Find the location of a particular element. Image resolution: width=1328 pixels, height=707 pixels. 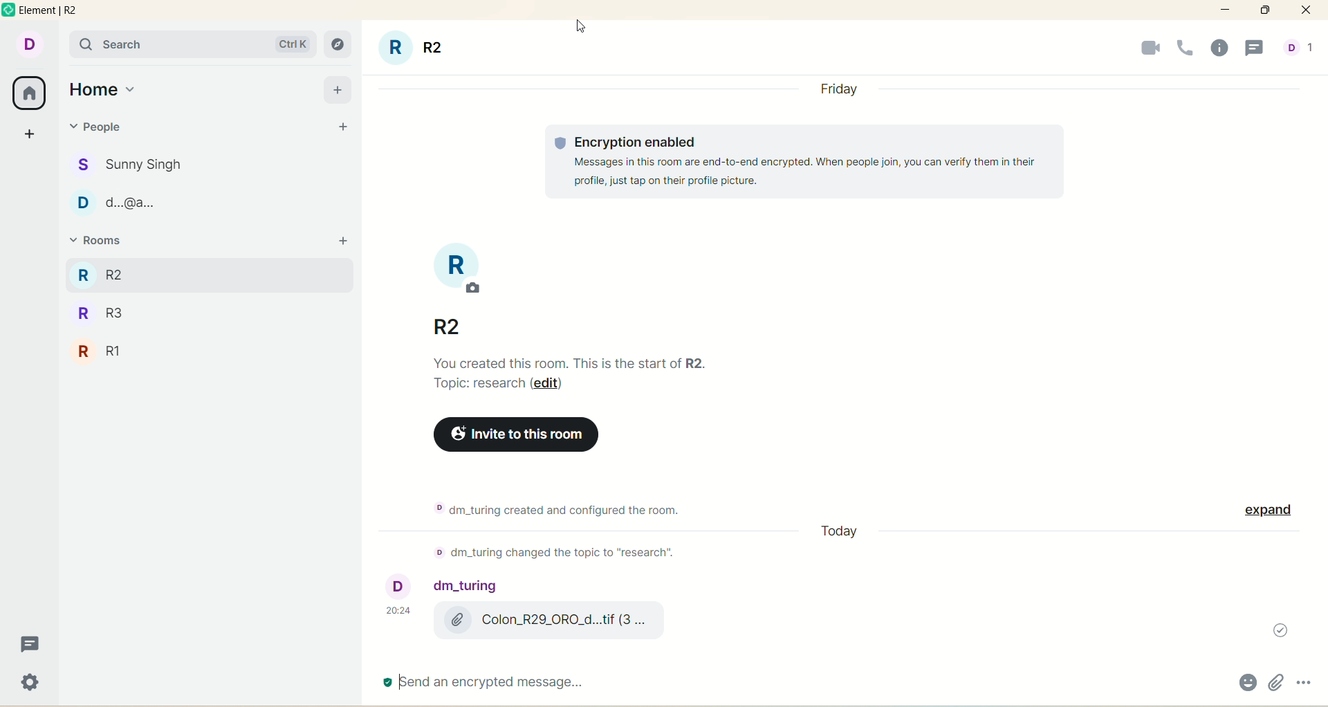

 is located at coordinates (804, 163).